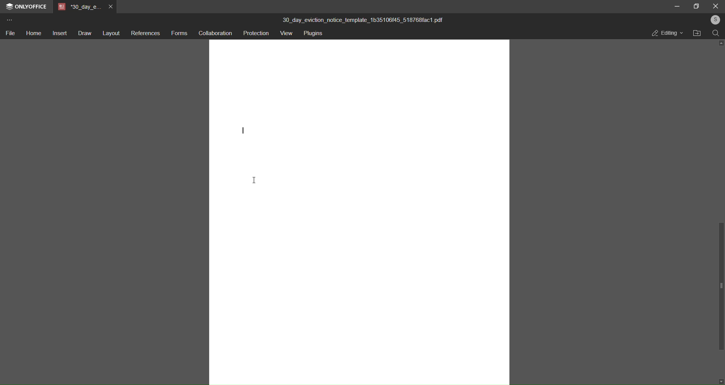 The width and height of the screenshot is (725, 385). What do you see at coordinates (714, 20) in the screenshot?
I see `user` at bounding box center [714, 20].